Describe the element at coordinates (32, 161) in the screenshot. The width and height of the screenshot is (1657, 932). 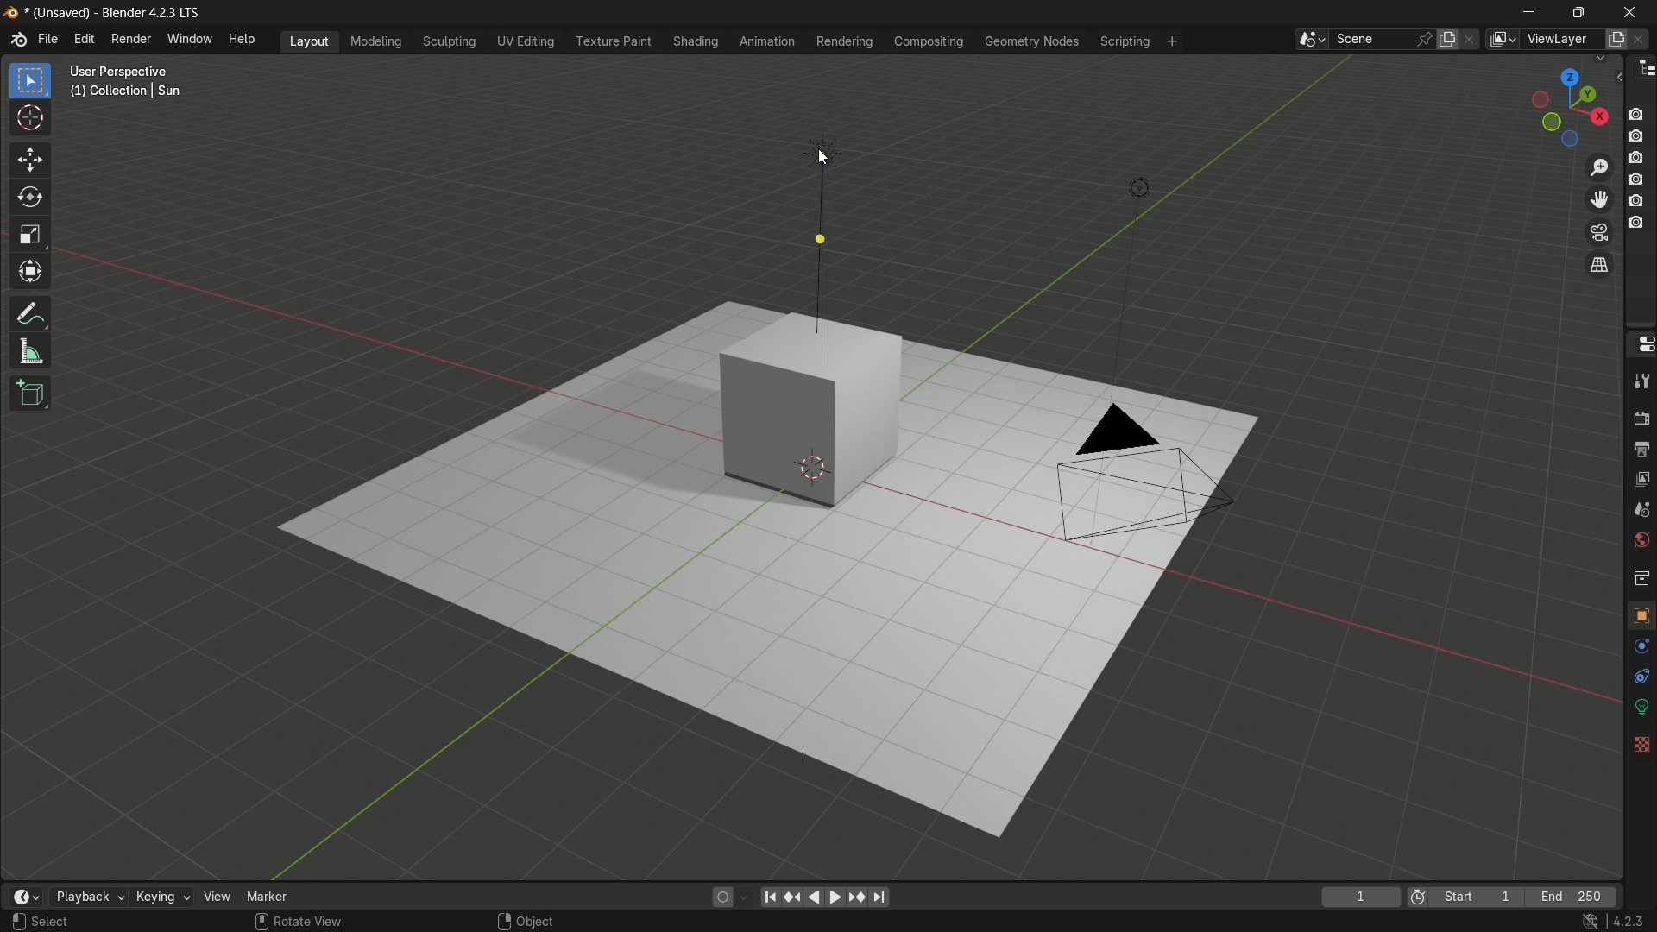
I see `move` at that location.